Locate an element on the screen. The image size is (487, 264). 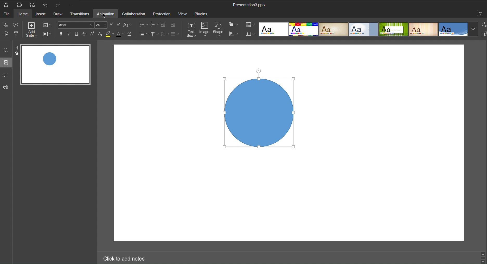
Collaboration is located at coordinates (134, 14).